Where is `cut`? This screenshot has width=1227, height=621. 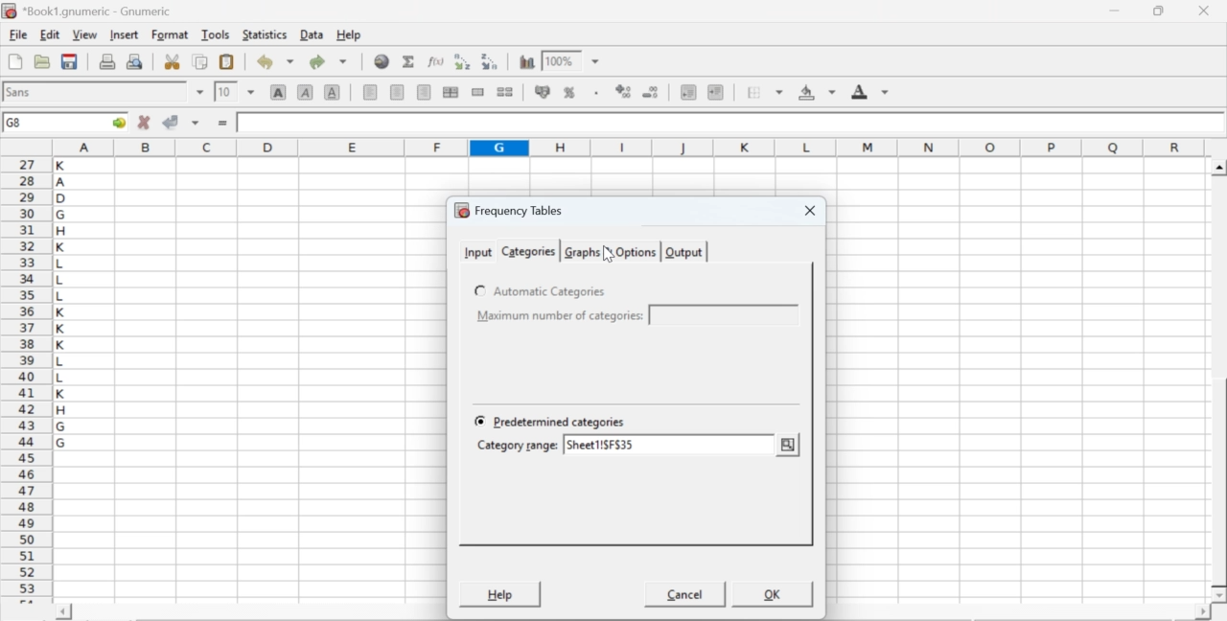
cut is located at coordinates (172, 61).